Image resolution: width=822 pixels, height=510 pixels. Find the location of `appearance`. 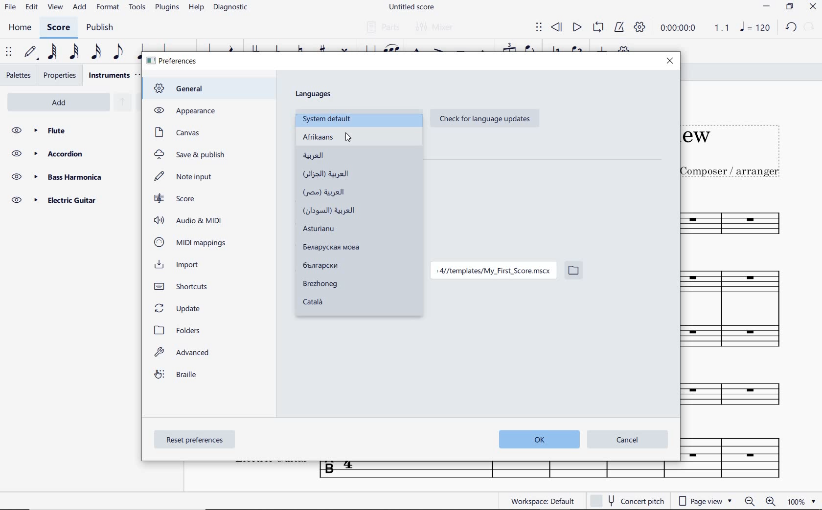

appearance is located at coordinates (183, 110).